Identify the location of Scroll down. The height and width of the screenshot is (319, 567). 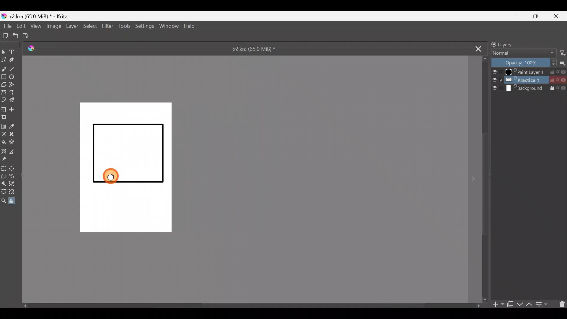
(486, 179).